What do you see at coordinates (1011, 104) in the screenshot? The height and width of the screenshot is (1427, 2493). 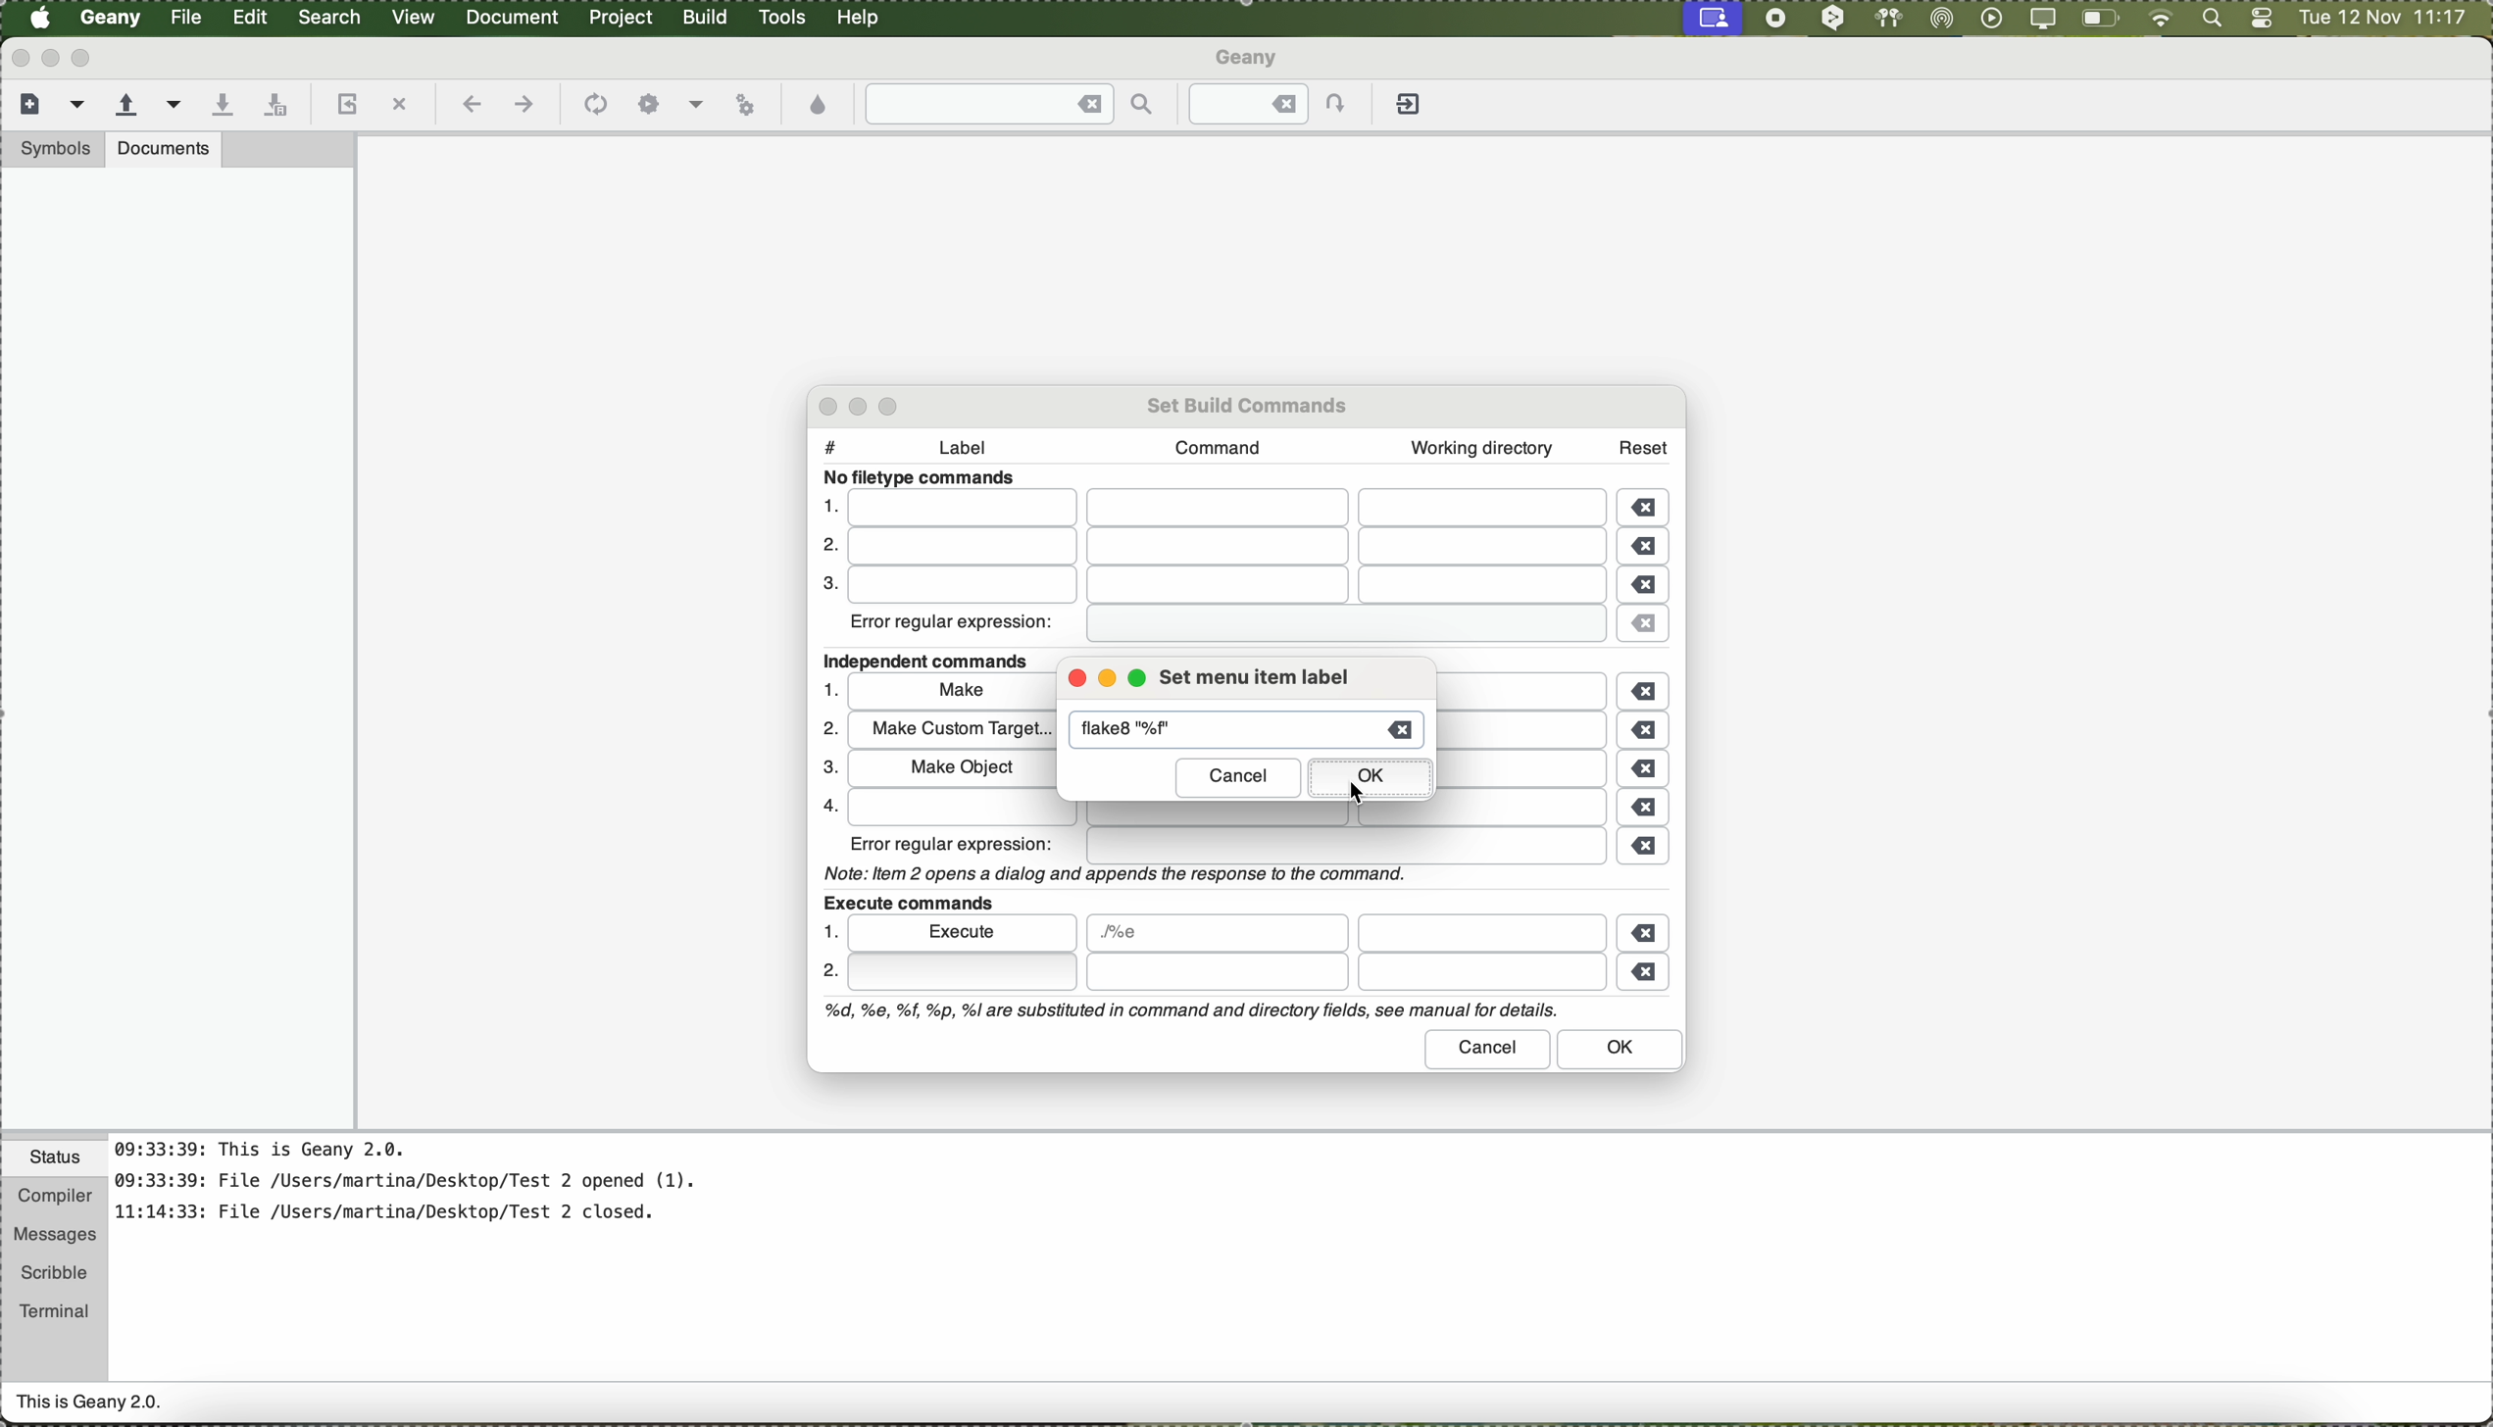 I see `find the entered text in the current file` at bounding box center [1011, 104].